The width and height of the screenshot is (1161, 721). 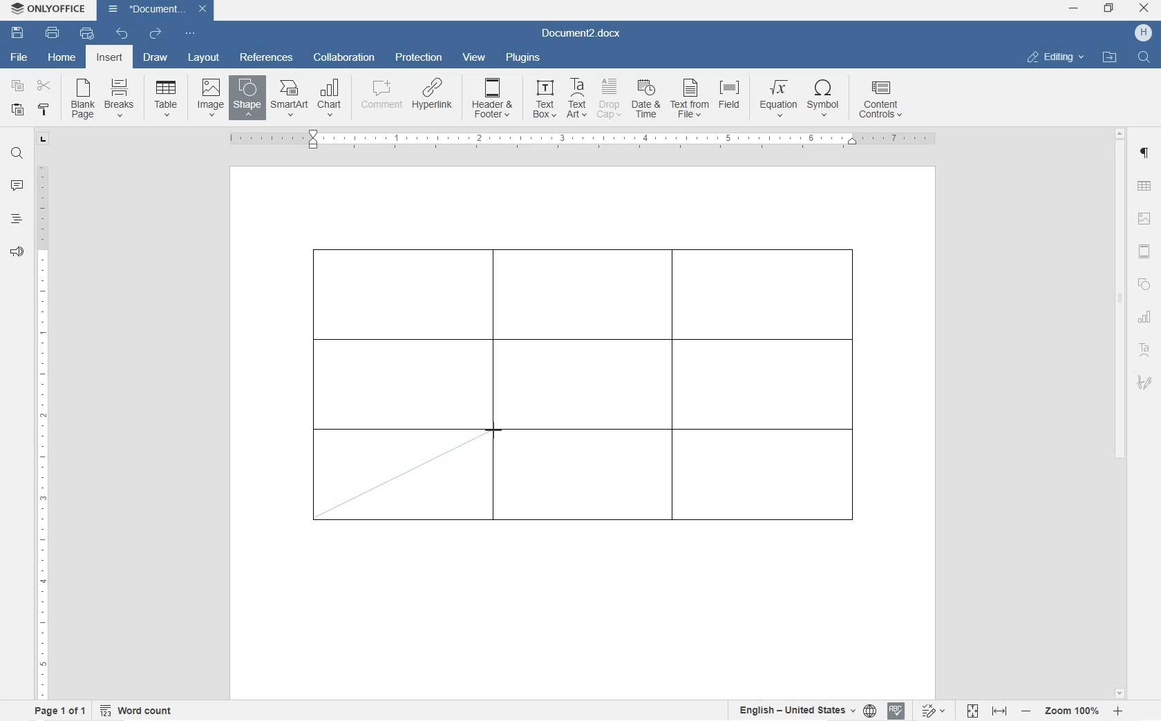 I want to click on textart, so click(x=1144, y=347).